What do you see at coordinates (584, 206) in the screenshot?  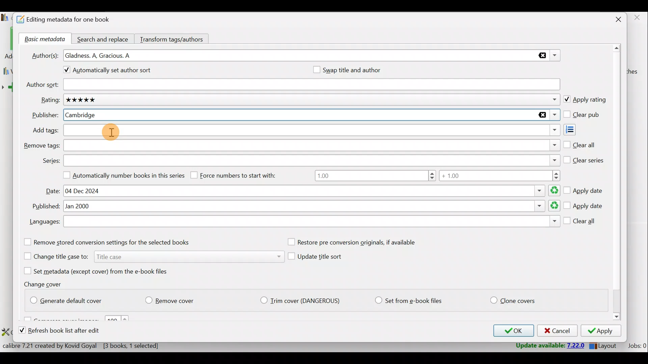 I see `Apply date` at bounding box center [584, 206].